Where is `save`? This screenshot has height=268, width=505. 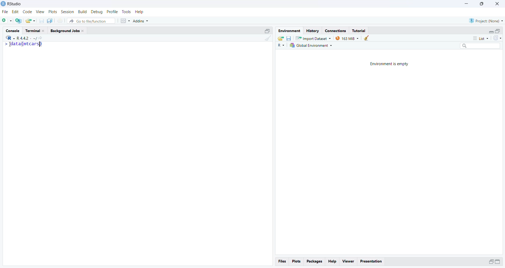 save is located at coordinates (41, 21).